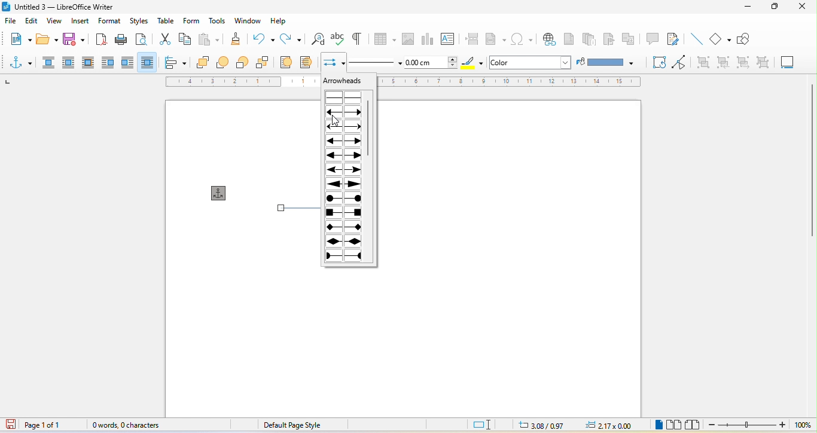 The height and width of the screenshot is (433, 817). What do you see at coordinates (346, 155) in the screenshot?
I see `triangle` at bounding box center [346, 155].